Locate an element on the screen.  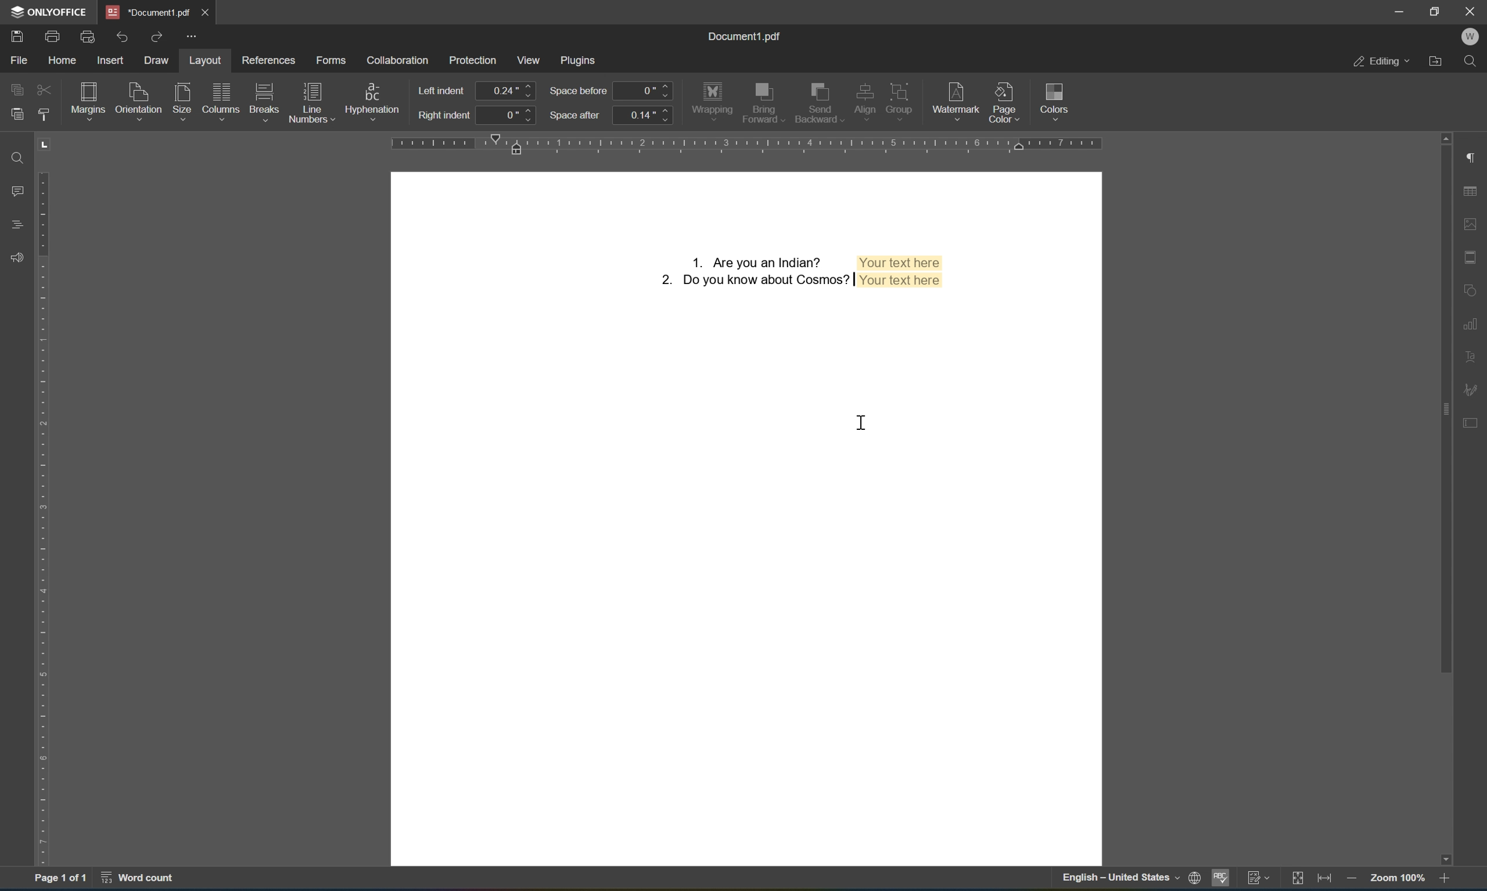
cut is located at coordinates (43, 89).